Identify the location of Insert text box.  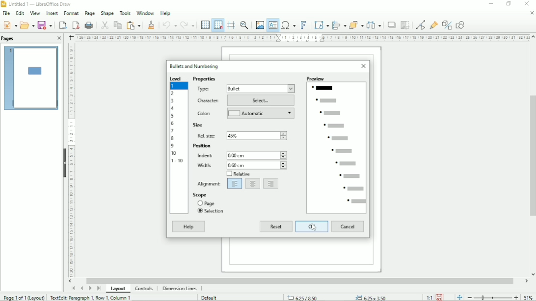
(273, 25).